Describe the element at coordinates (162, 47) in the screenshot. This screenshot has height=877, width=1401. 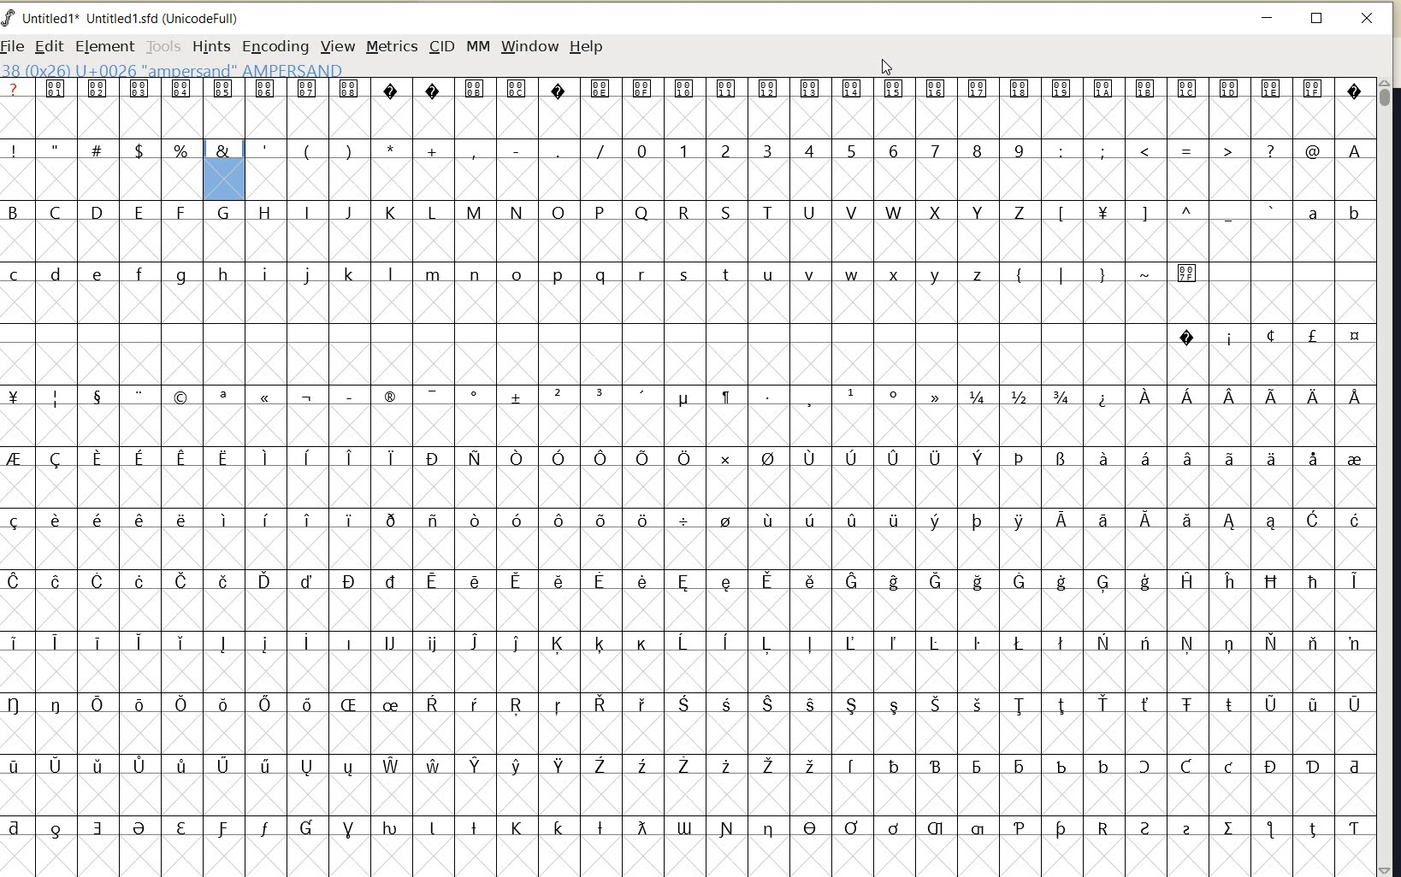
I see `TOOLS` at that location.